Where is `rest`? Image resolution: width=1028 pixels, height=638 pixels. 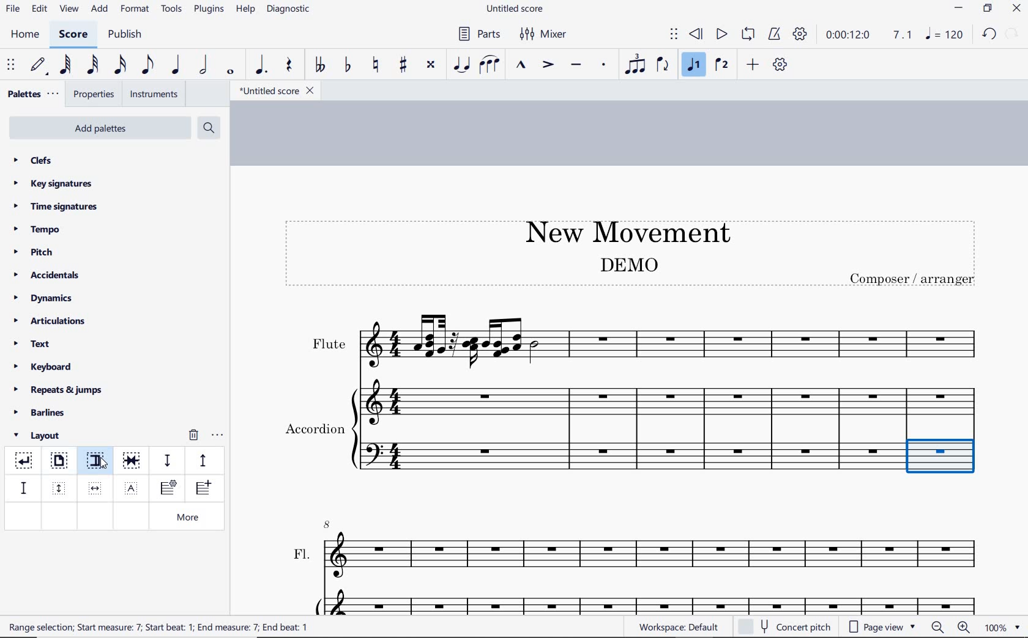
rest is located at coordinates (289, 66).